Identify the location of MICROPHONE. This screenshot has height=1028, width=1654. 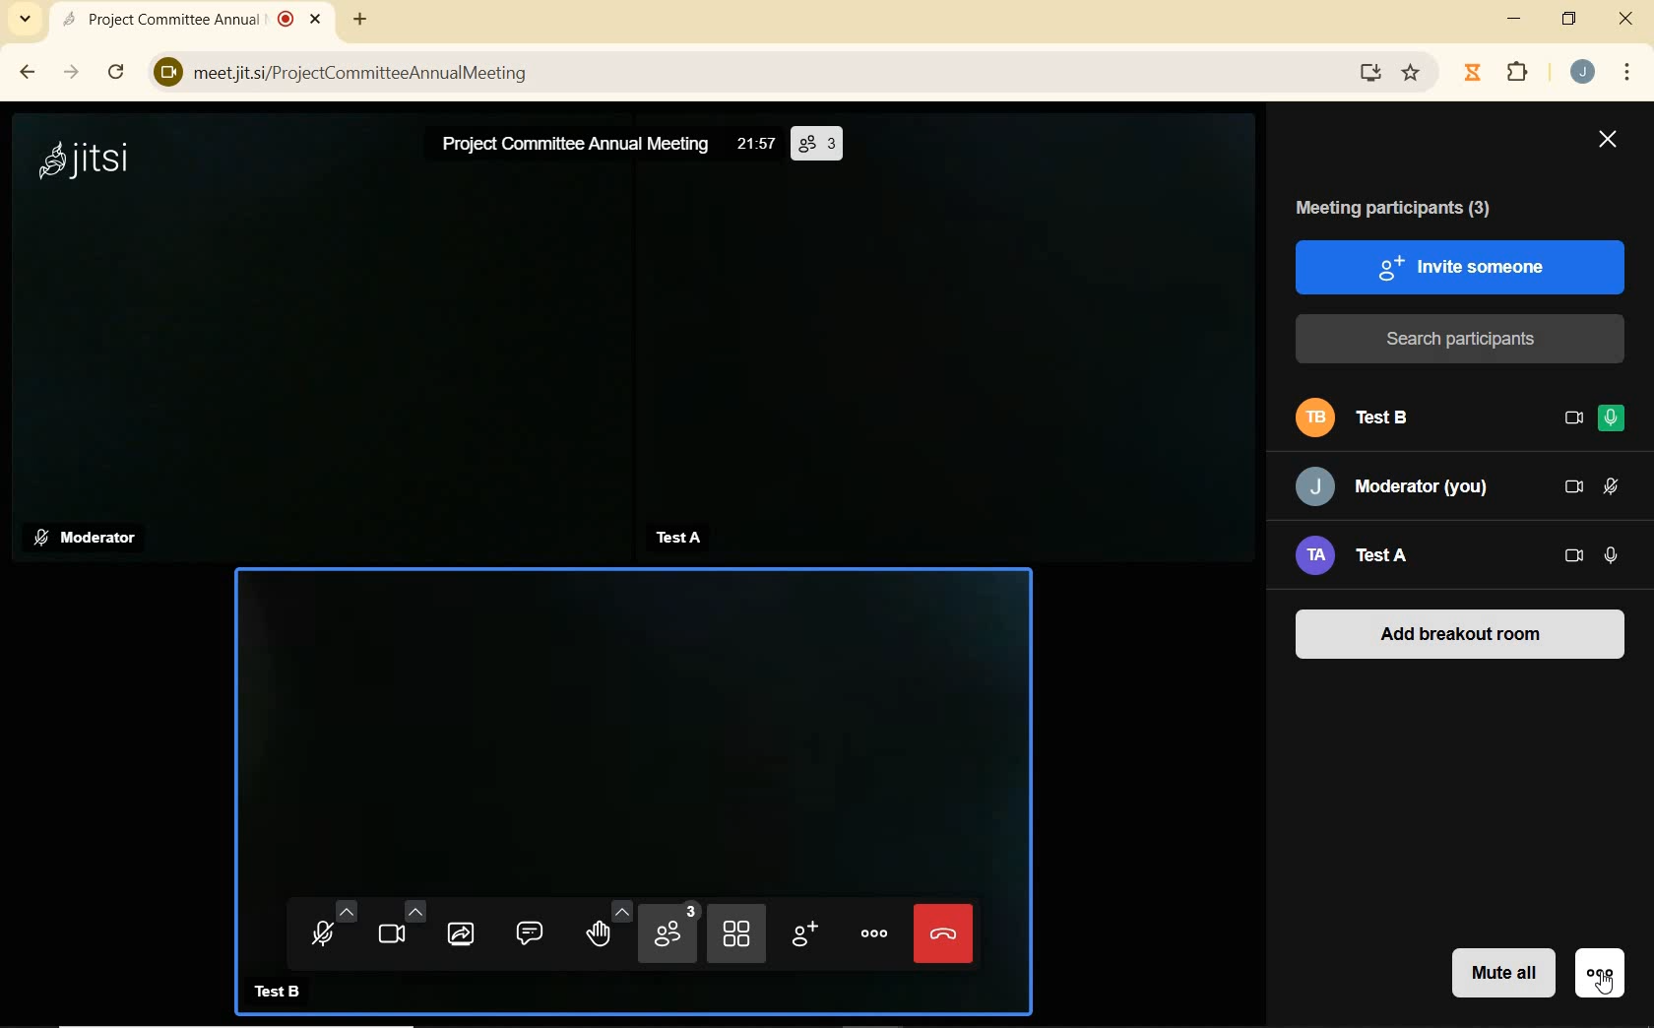
(330, 932).